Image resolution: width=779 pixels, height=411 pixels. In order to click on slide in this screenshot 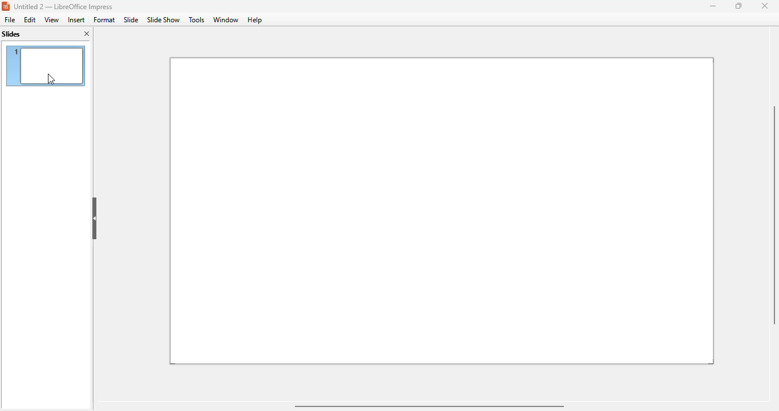, I will do `click(131, 19)`.